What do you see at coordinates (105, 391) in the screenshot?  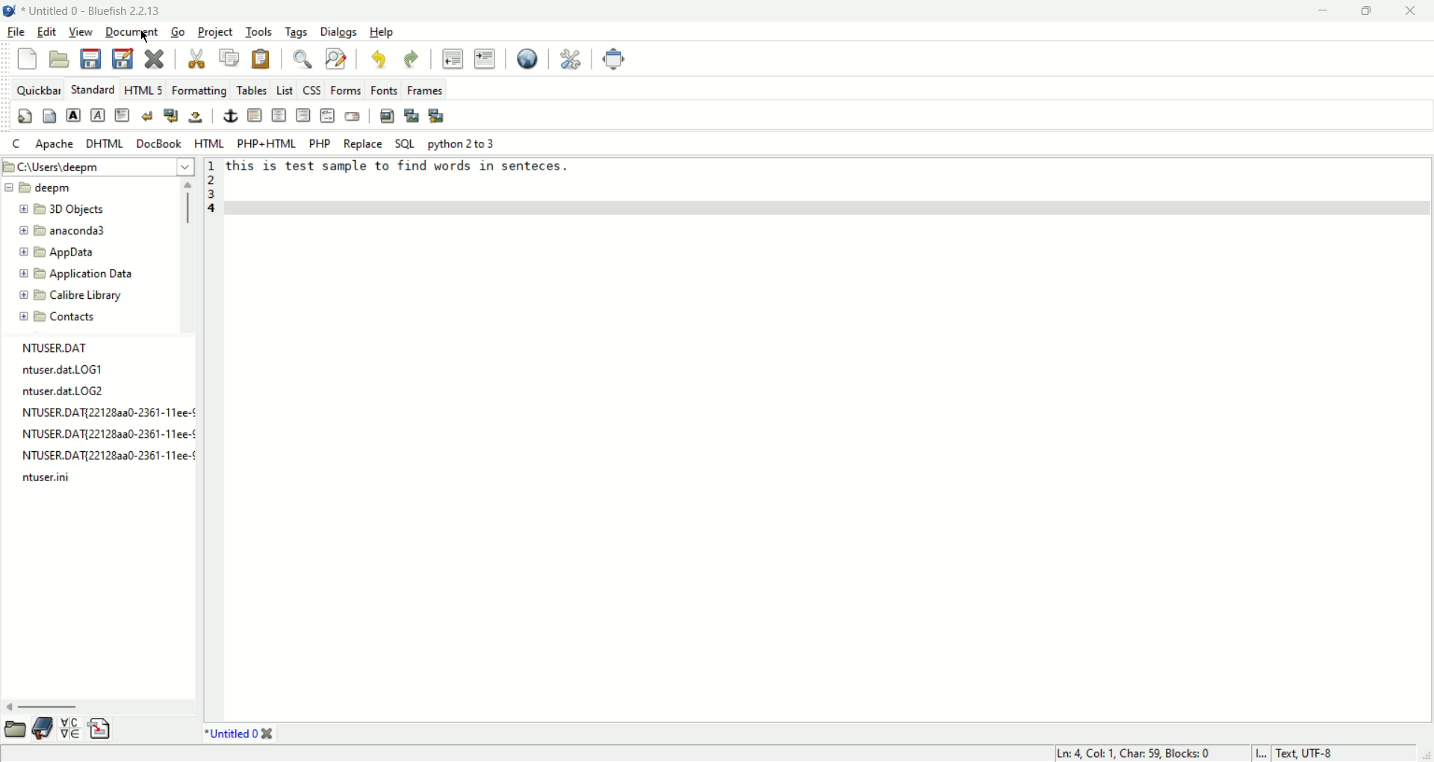 I see `ntuser.dat.LOG2` at bounding box center [105, 391].